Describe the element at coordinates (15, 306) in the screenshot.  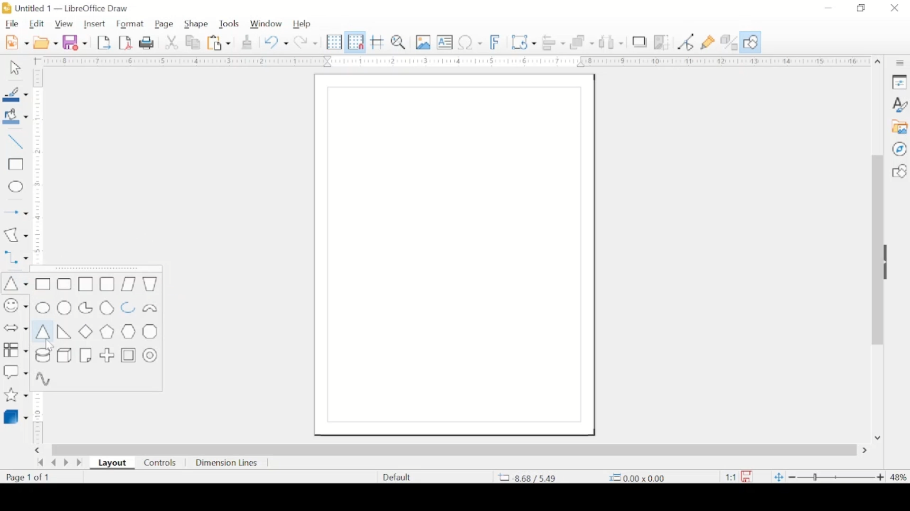
I see `insert symbols and shapes` at that location.